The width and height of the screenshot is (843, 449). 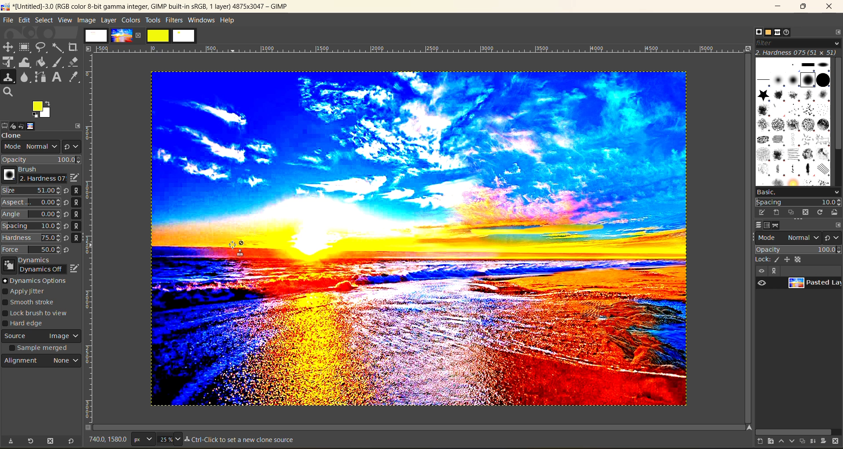 I want to click on edit this brush, so click(x=759, y=212).